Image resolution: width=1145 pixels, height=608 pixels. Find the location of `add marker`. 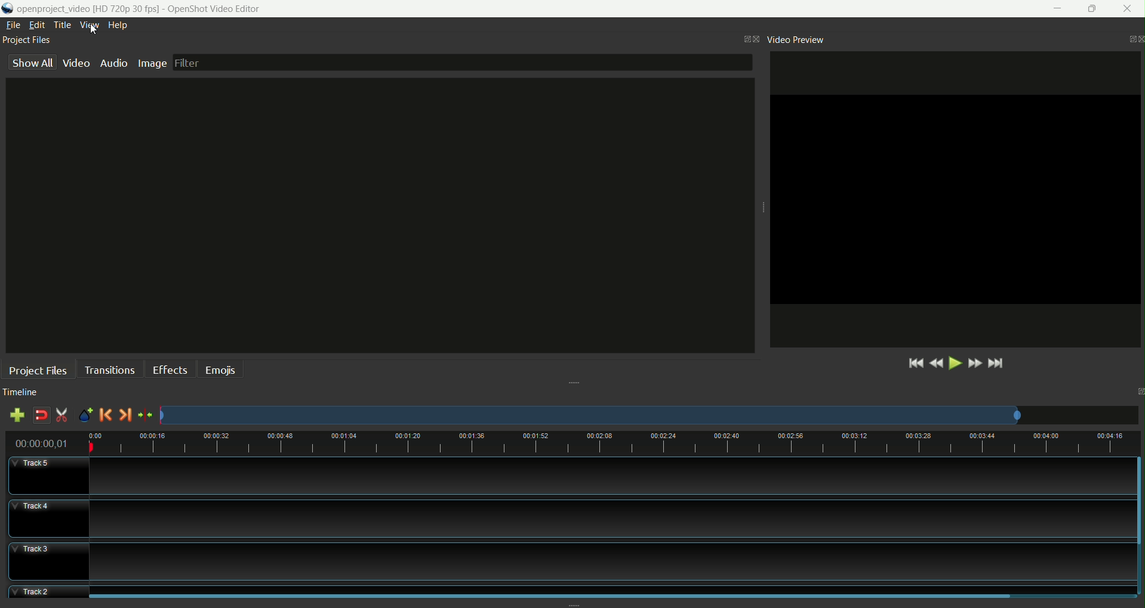

add marker is located at coordinates (85, 415).